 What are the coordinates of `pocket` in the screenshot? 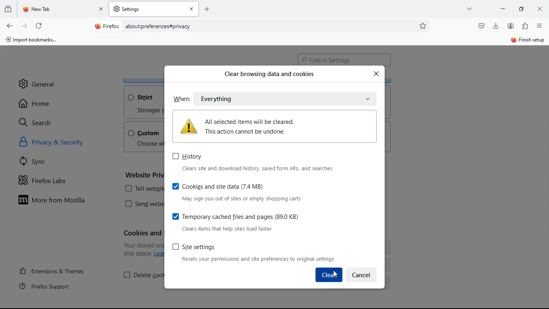 It's located at (481, 25).